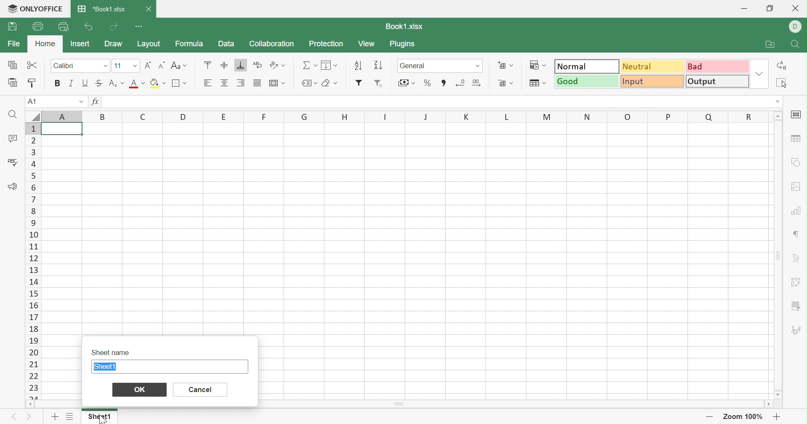 This screenshot has height=424, width=807. Describe the element at coordinates (140, 390) in the screenshot. I see `OK` at that location.